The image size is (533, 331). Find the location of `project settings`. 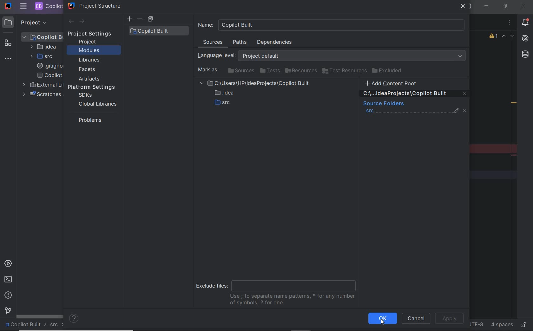

project settings is located at coordinates (94, 34).